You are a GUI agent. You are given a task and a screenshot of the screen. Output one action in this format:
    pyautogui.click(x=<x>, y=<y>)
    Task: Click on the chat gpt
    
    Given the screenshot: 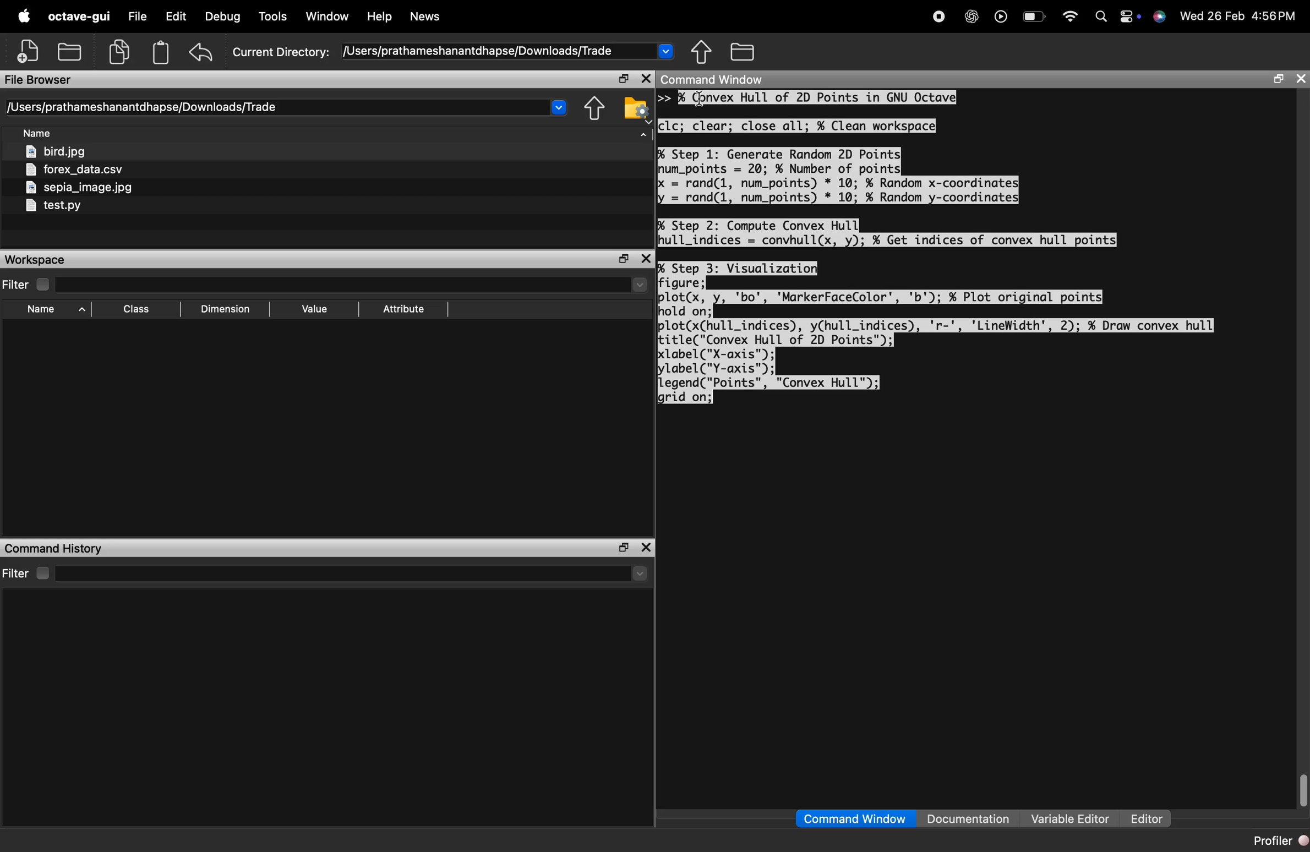 What is the action you would take?
    pyautogui.click(x=973, y=16)
    